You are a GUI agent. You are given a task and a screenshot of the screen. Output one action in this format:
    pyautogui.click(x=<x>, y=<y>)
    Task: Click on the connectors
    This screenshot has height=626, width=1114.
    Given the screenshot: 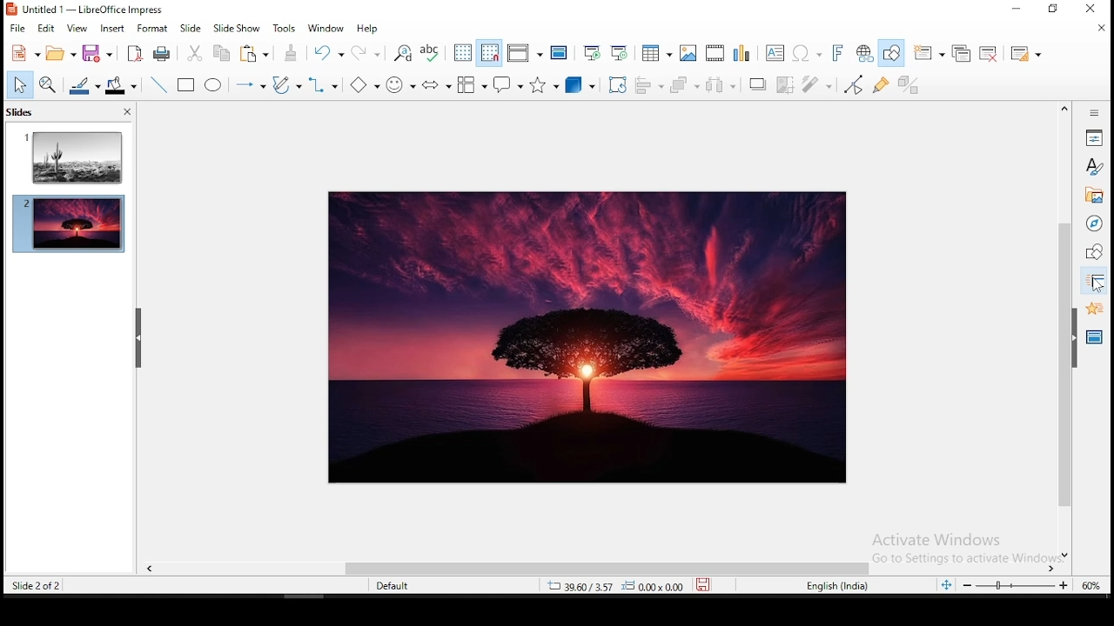 What is the action you would take?
    pyautogui.click(x=324, y=86)
    